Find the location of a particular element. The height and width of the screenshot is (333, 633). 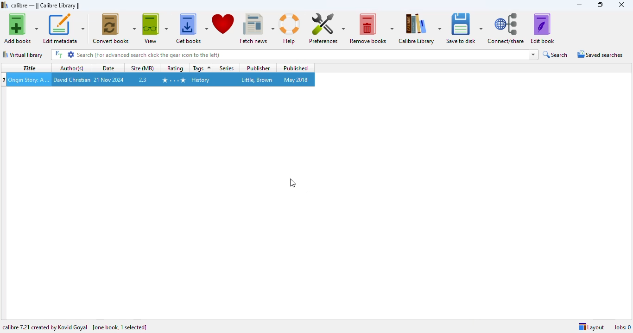

David Christian is located at coordinates (72, 80).